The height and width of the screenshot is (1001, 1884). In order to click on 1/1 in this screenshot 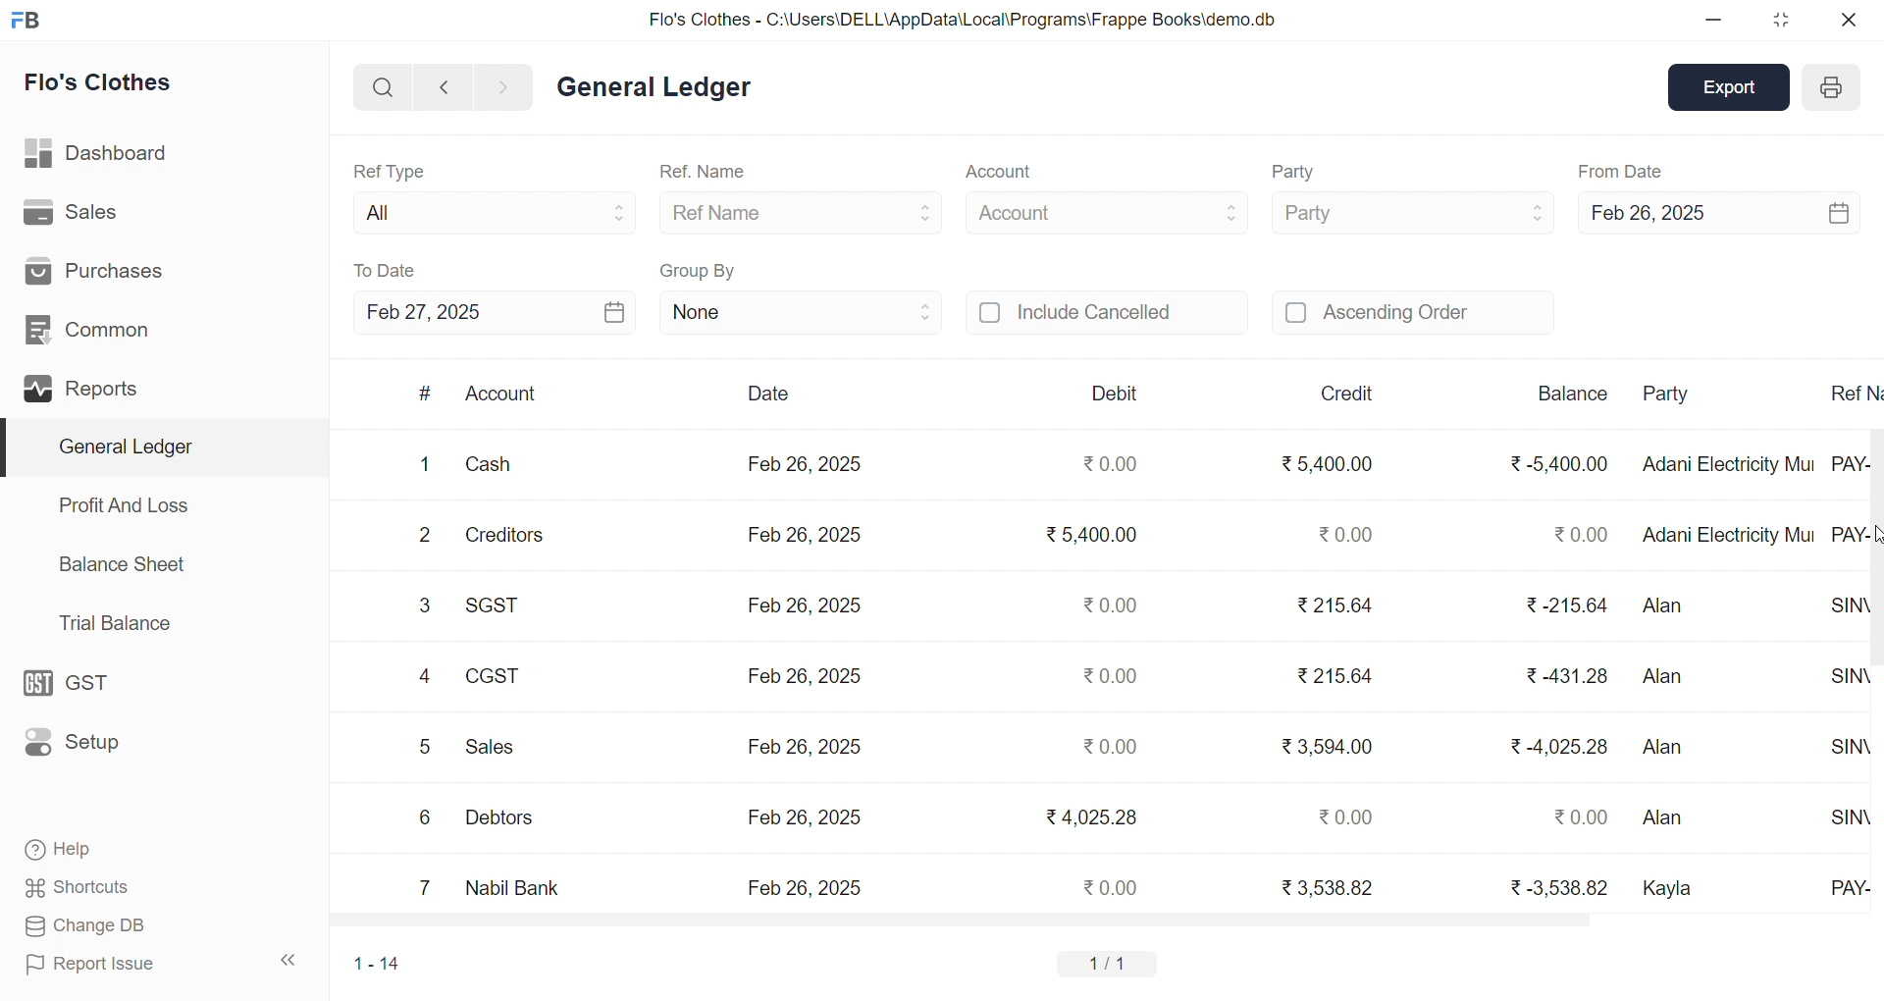, I will do `click(1112, 963)`.